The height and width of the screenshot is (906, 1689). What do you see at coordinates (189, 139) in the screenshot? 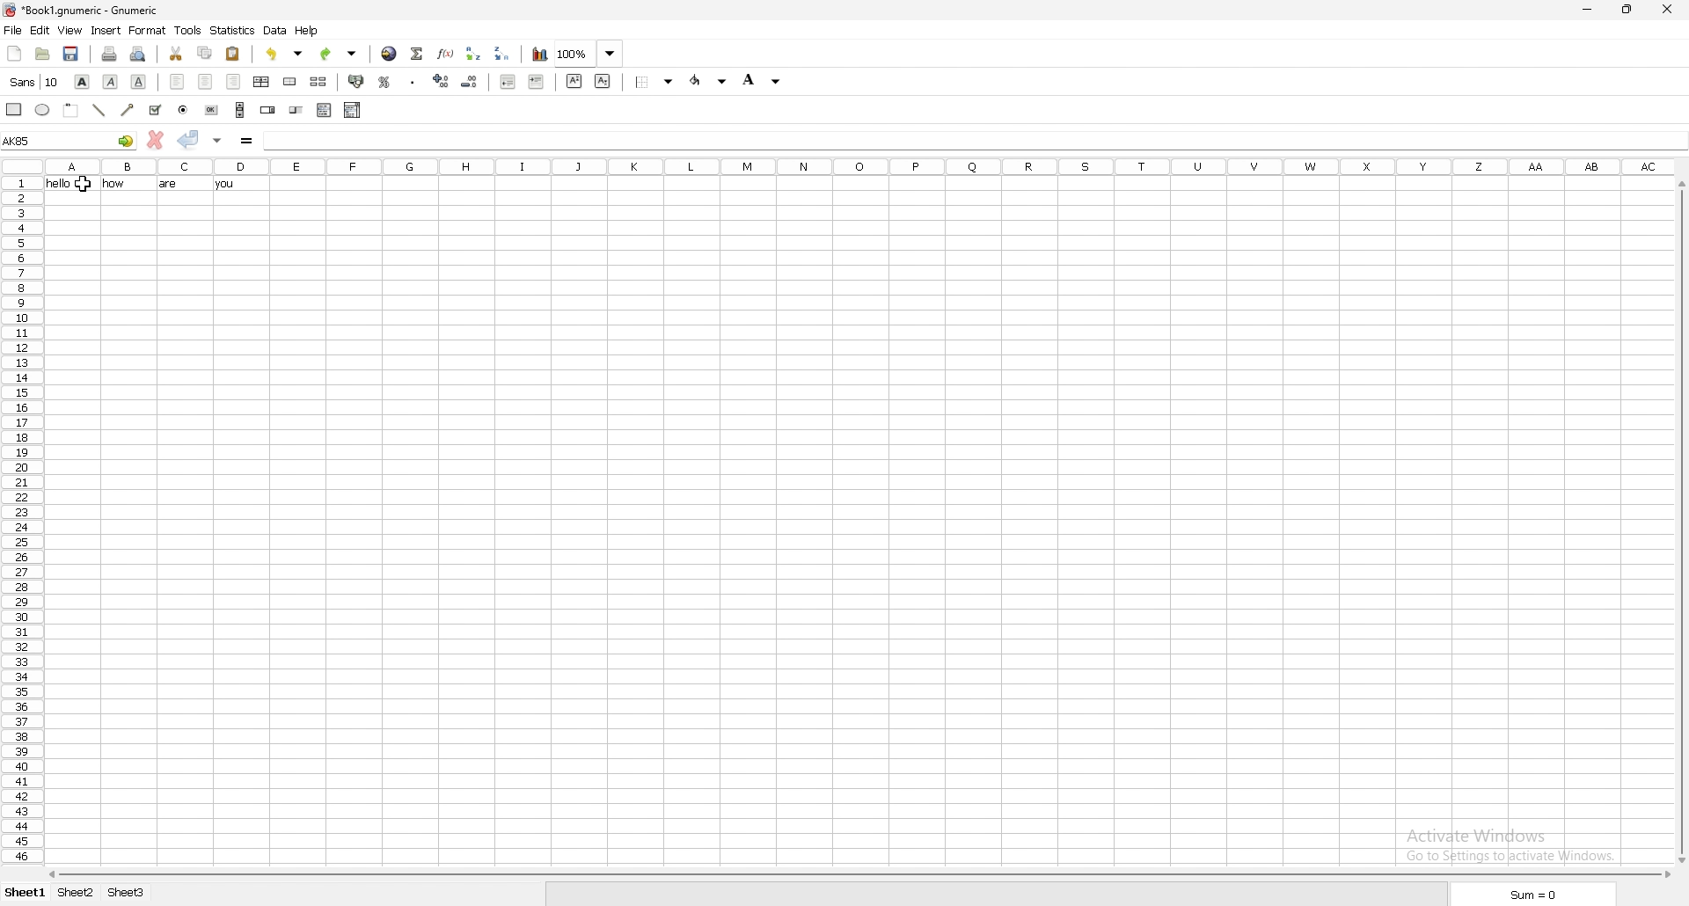
I see `accept changes` at bounding box center [189, 139].